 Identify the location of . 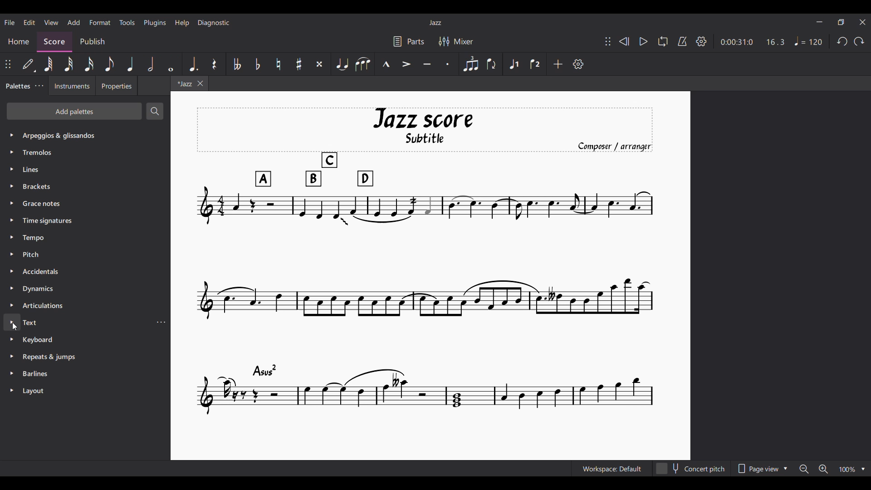
(40, 186).